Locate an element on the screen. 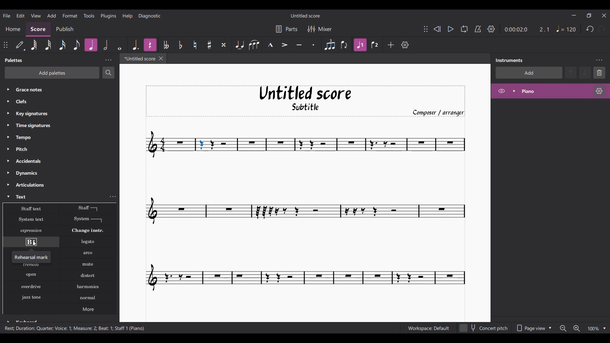 The image size is (610, 343). Highlighted after current selection is located at coordinates (360, 45).